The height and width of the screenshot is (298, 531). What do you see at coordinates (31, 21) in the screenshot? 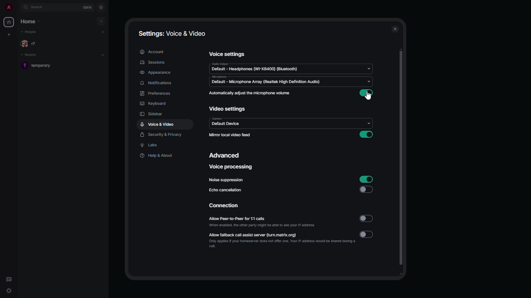
I see `home` at bounding box center [31, 21].